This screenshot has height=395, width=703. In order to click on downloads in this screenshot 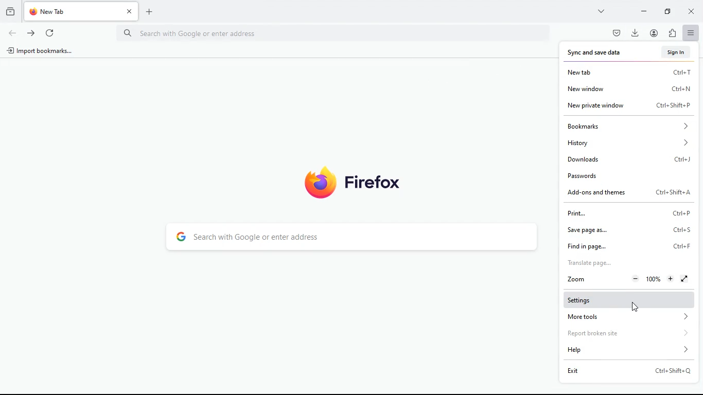, I will do `click(626, 158)`.